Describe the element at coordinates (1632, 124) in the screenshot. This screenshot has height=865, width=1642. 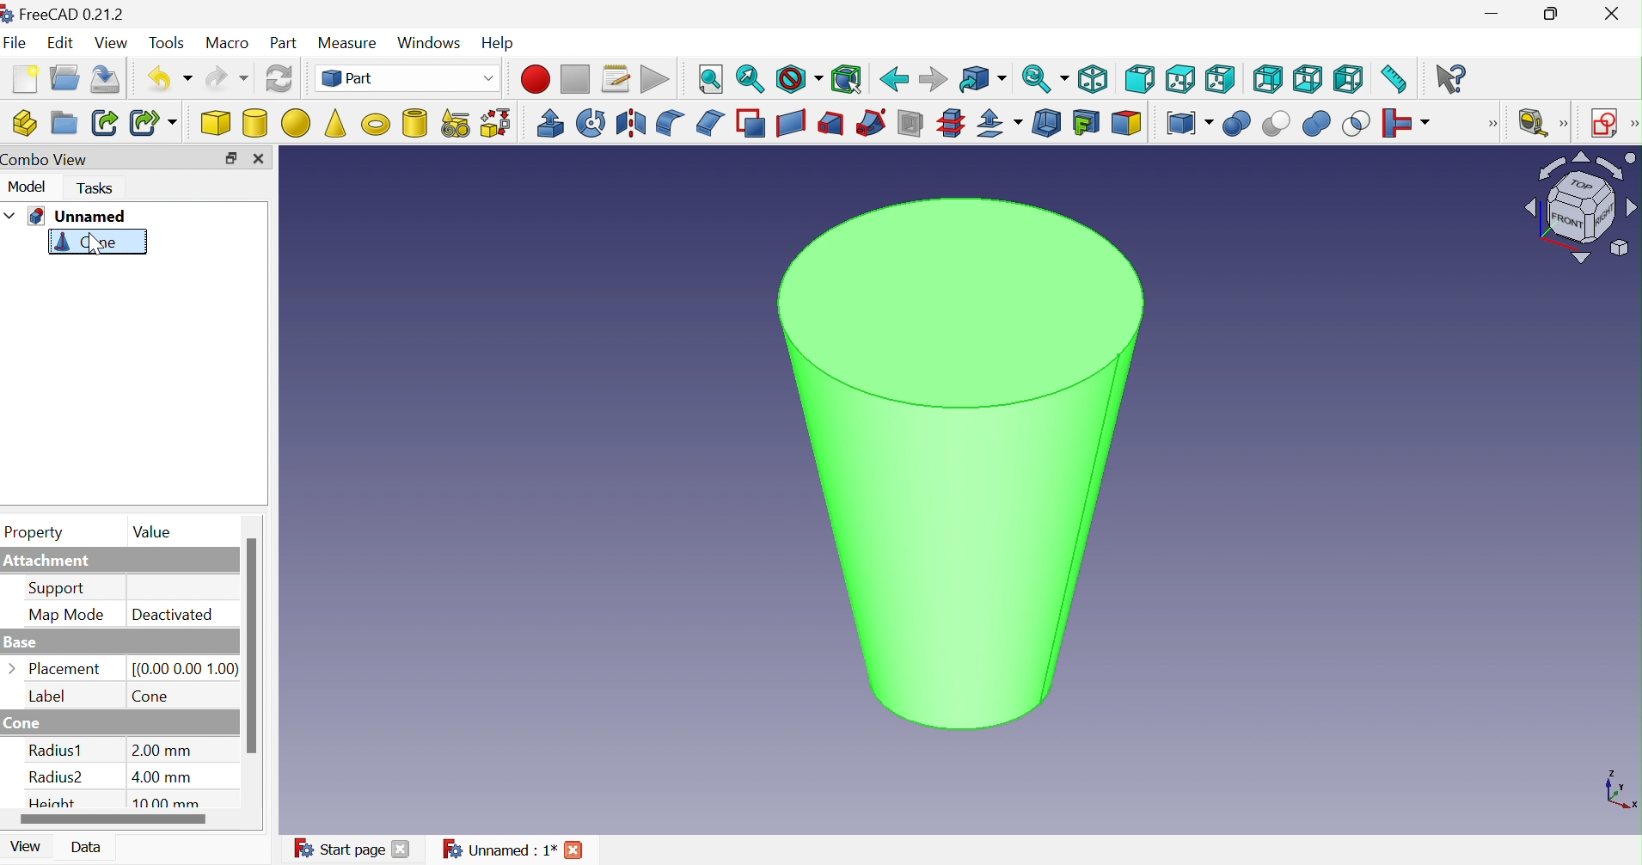
I see `Sketcher` at that location.